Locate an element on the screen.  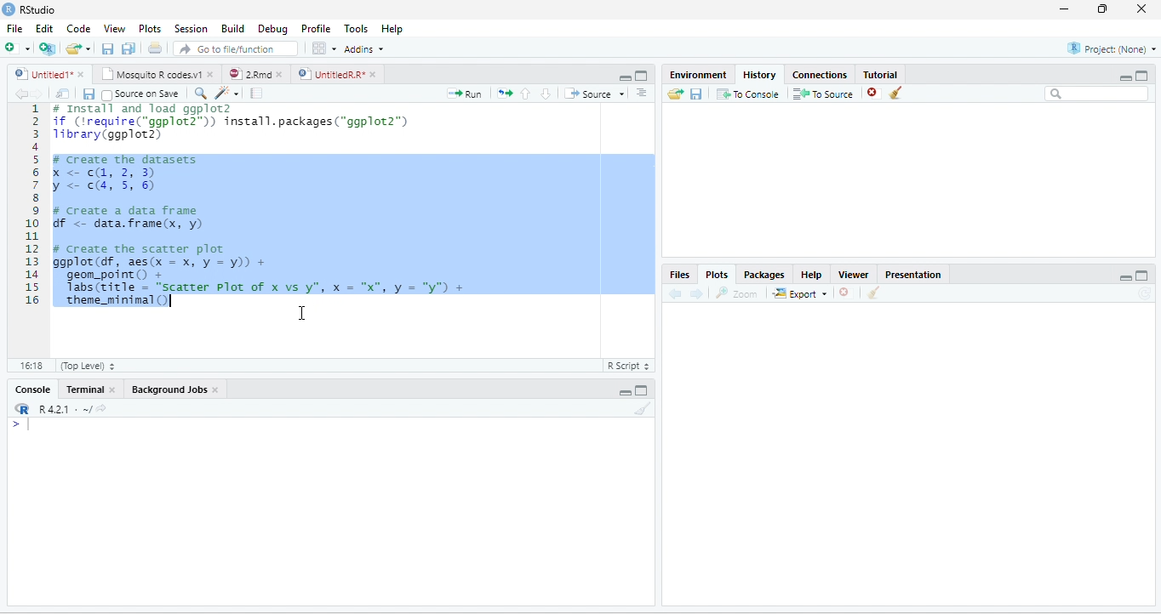
Save current document is located at coordinates (89, 94).